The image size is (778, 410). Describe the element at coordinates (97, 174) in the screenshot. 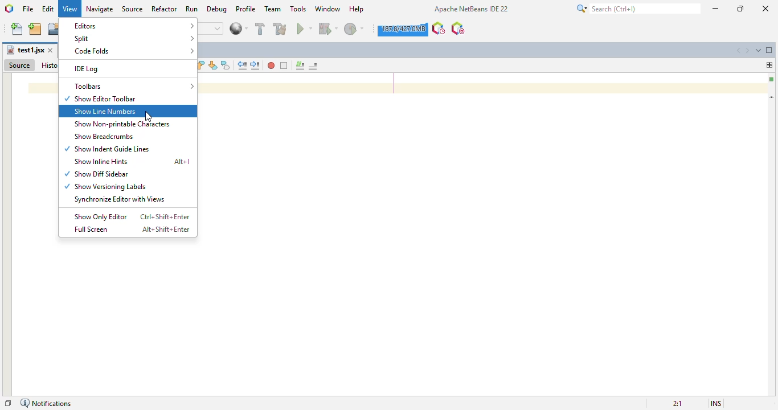

I see `show diff sidebar` at that location.